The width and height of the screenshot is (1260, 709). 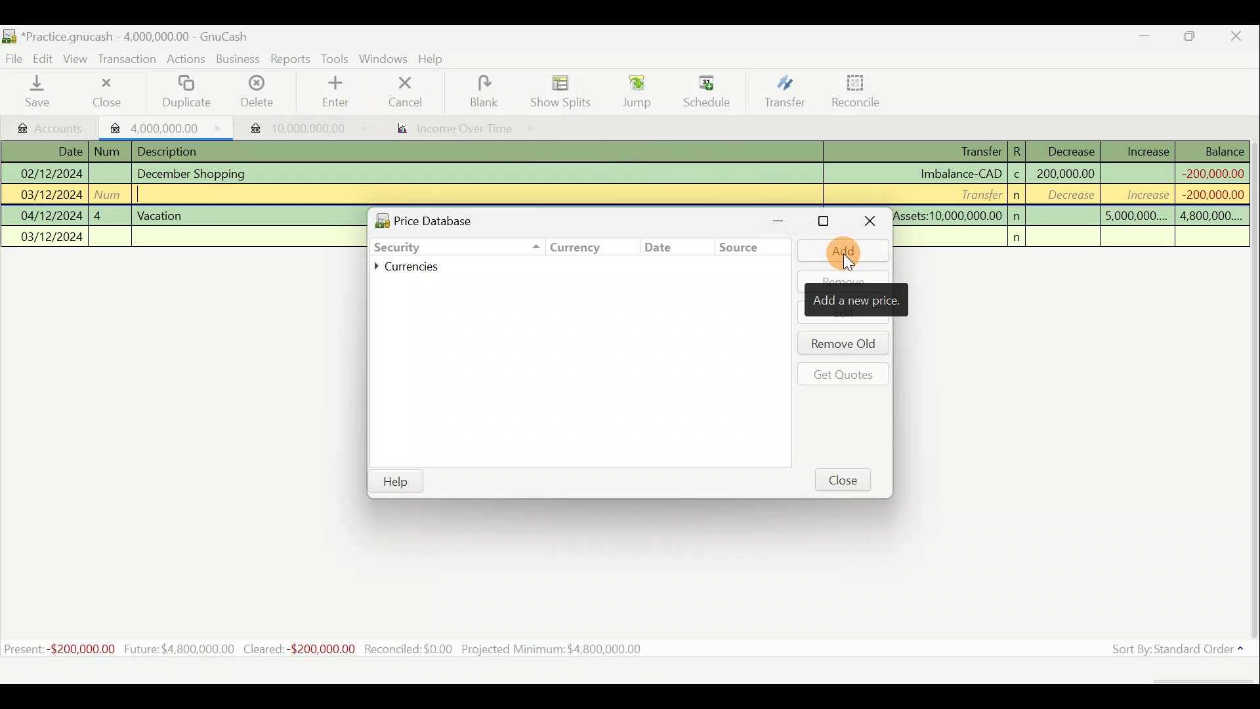 I want to click on Close, so click(x=844, y=479).